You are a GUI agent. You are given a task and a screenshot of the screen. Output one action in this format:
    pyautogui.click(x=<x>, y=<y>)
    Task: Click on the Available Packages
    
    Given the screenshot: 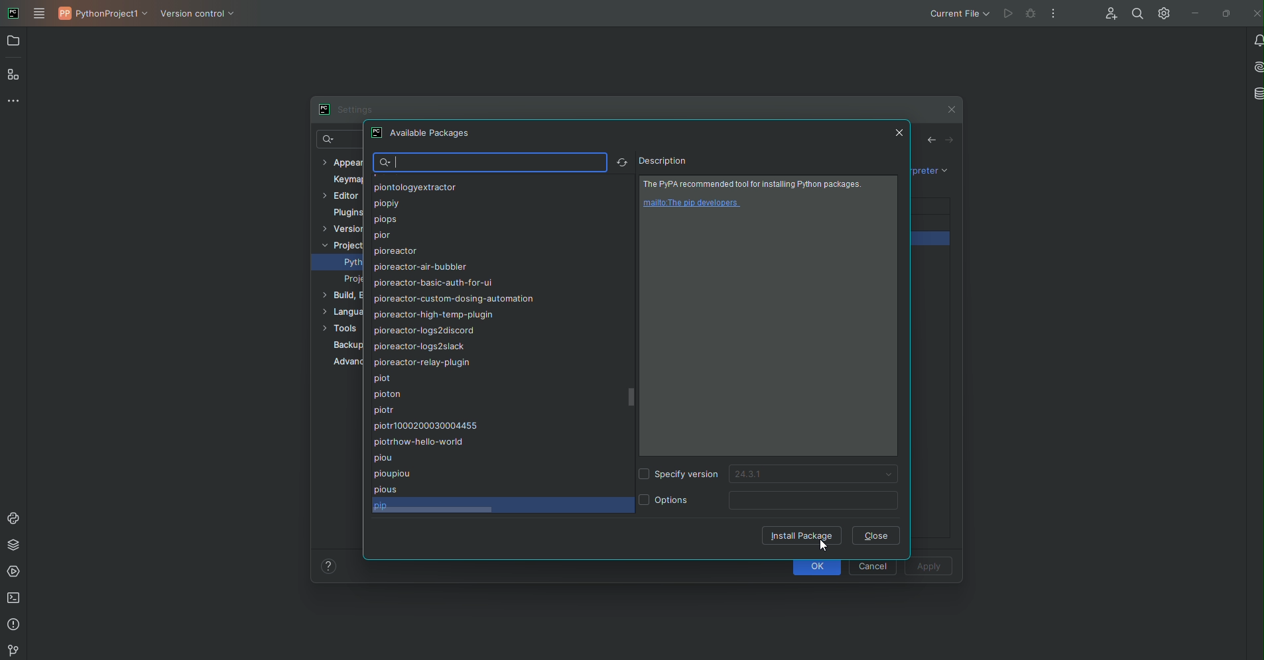 What is the action you would take?
    pyautogui.click(x=423, y=134)
    